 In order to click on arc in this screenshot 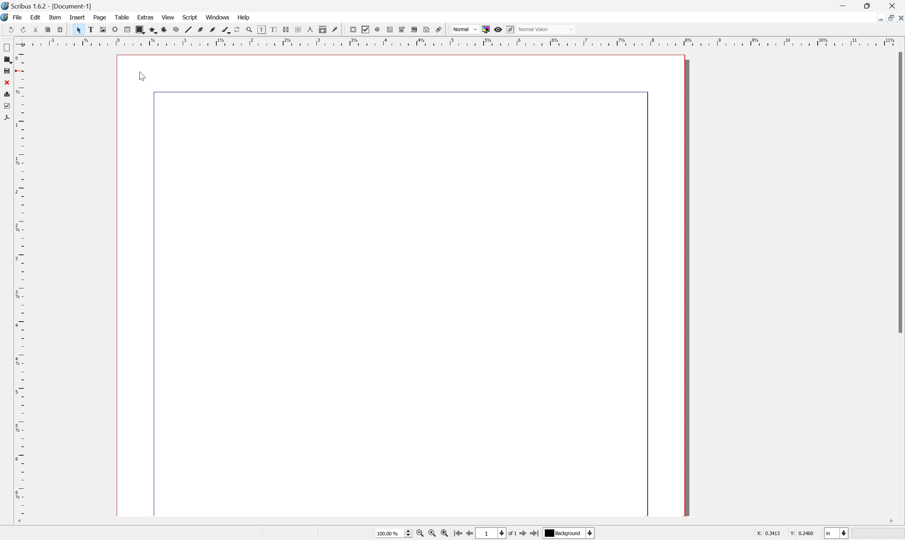, I will do `click(249, 29)`.